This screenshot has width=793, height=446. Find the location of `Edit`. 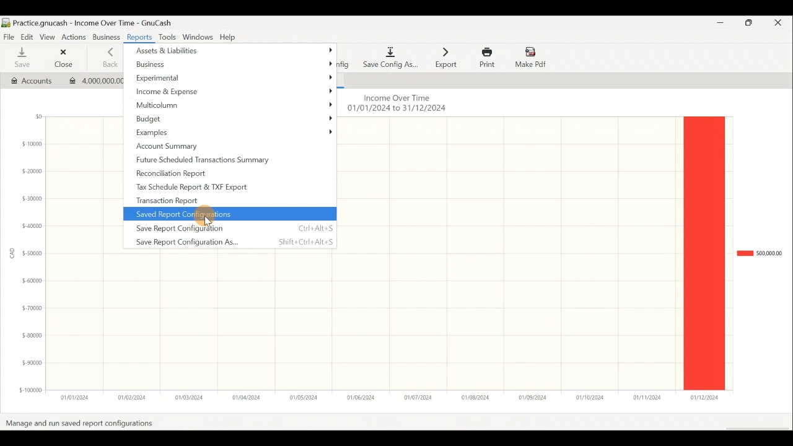

Edit is located at coordinates (25, 36).